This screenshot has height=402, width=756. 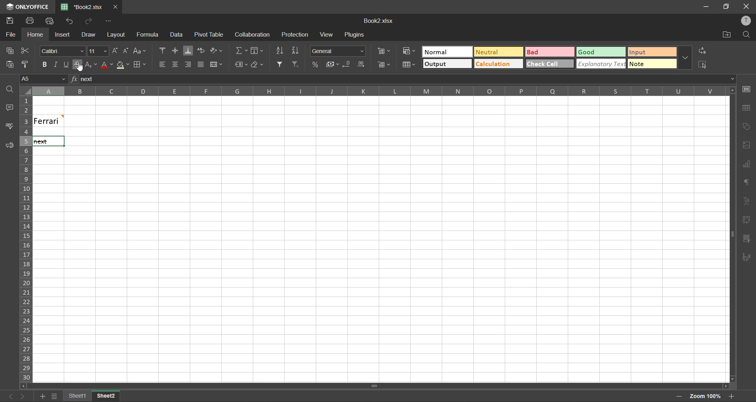 I want to click on fields, so click(x=258, y=51).